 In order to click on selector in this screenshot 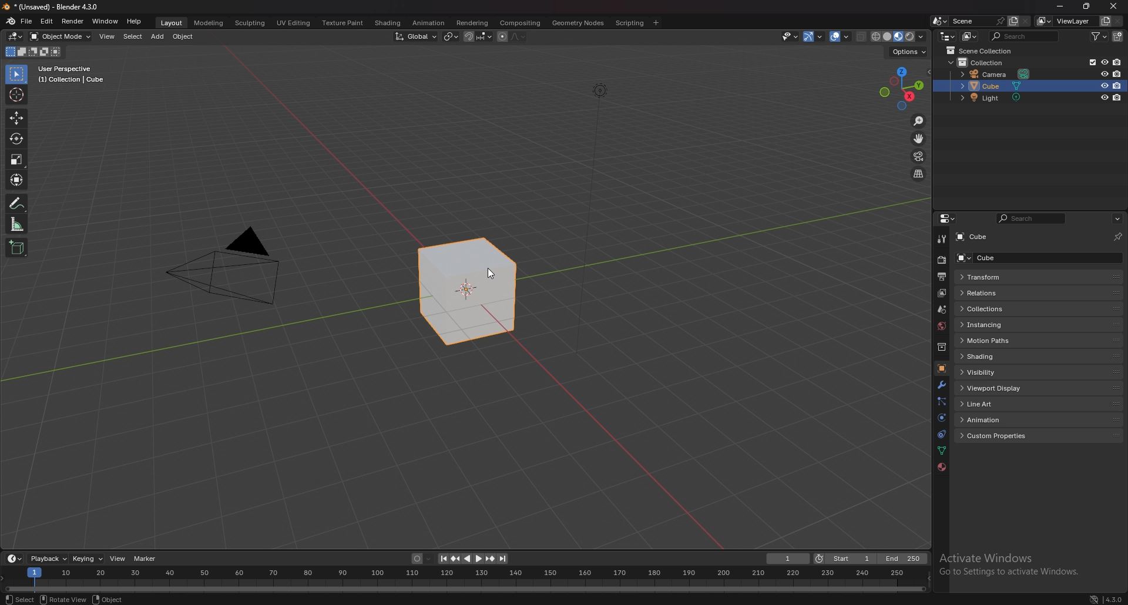, I will do `click(16, 75)`.